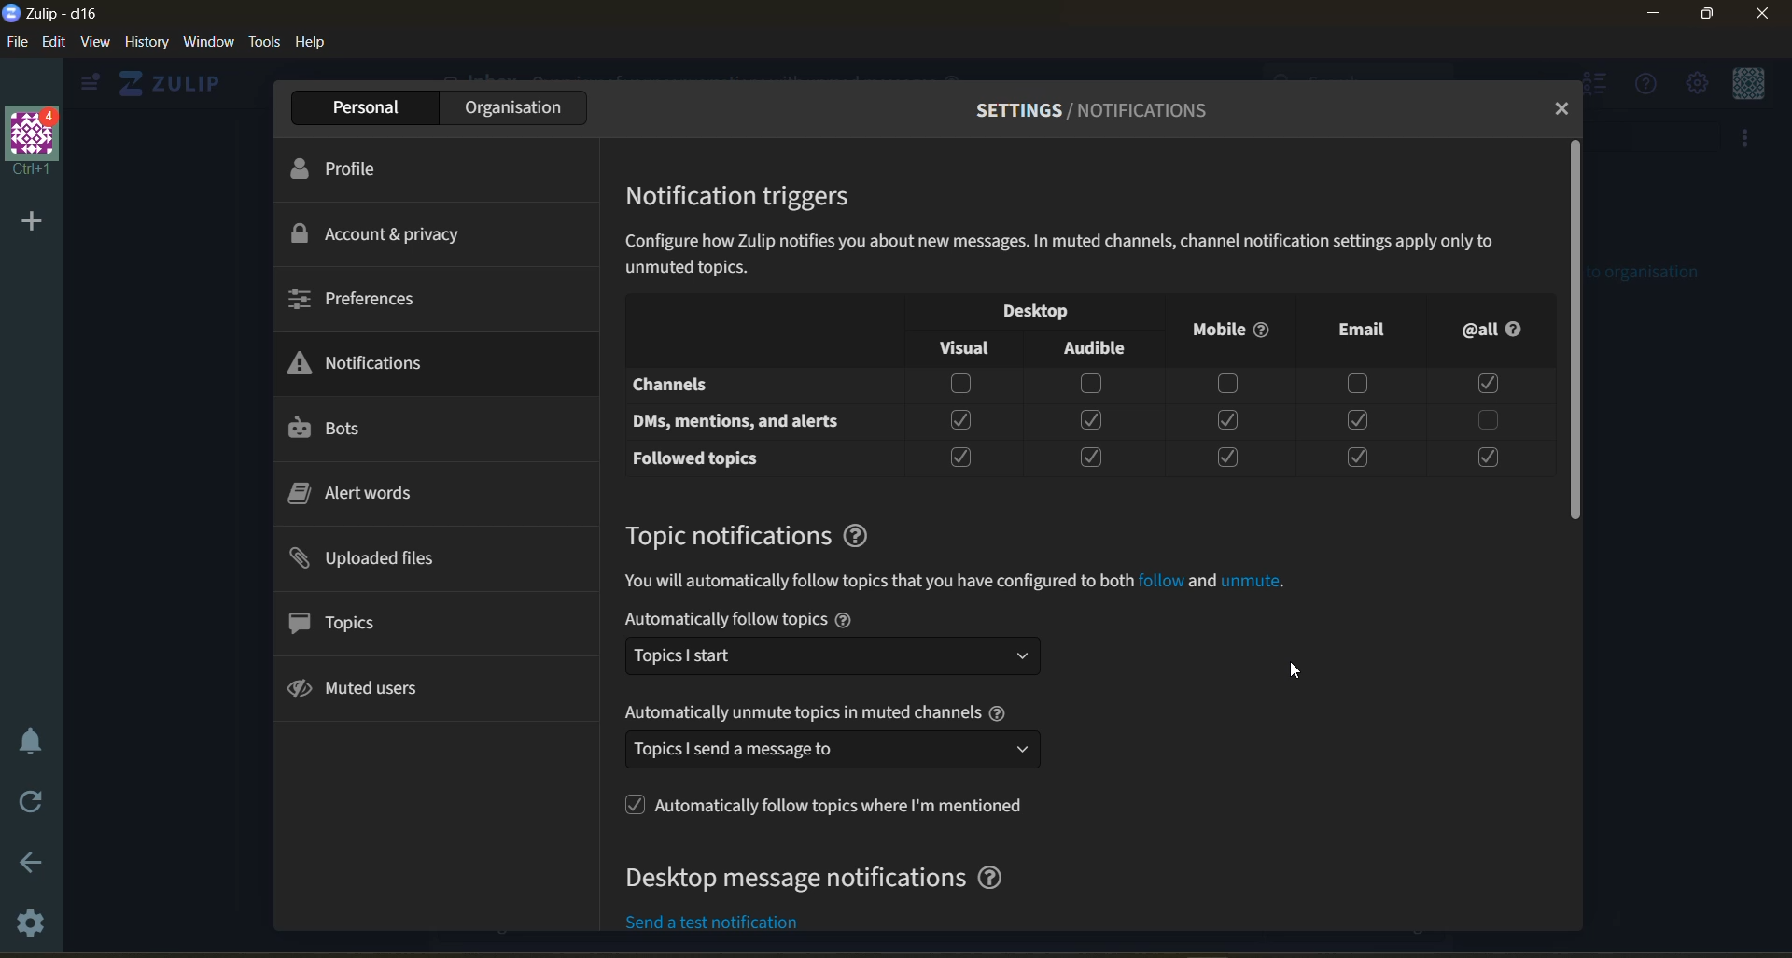 This screenshot has height=958, width=1792. What do you see at coordinates (1751, 142) in the screenshot?
I see `more options` at bounding box center [1751, 142].